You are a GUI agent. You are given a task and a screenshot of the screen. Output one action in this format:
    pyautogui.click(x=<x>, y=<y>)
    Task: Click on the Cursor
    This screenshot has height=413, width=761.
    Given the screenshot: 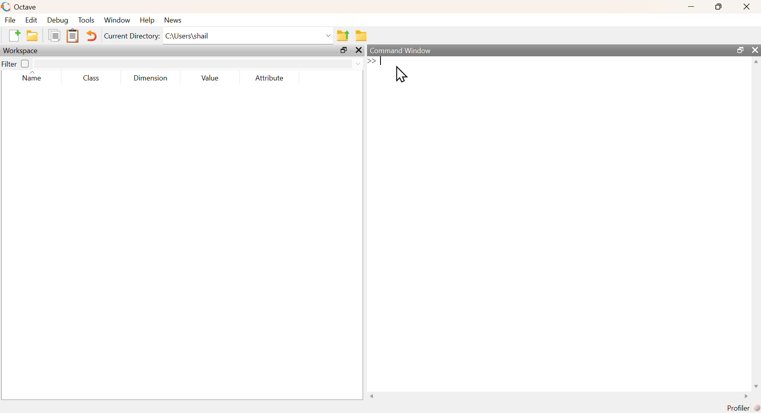 What is the action you would take?
    pyautogui.click(x=403, y=75)
    